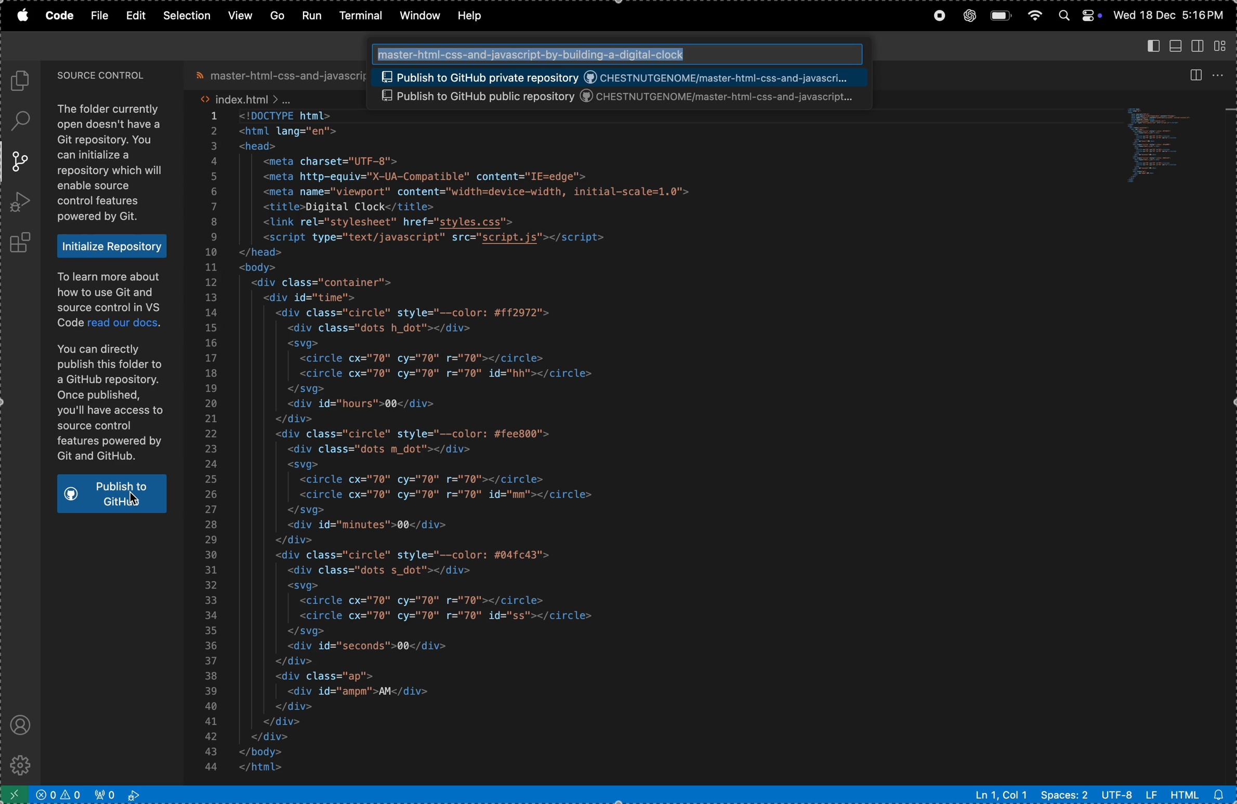  Describe the element at coordinates (305, 511) in the screenshot. I see `</svg>` at that location.